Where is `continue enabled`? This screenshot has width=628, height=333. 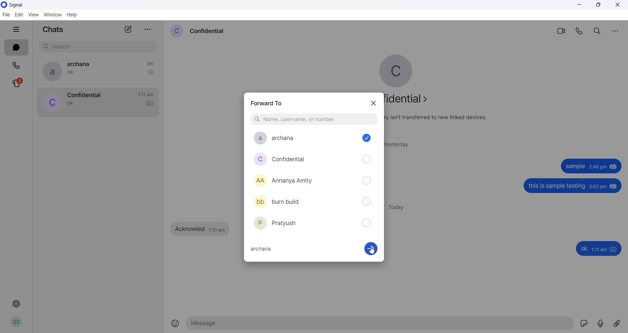
continue enabled is located at coordinates (371, 248).